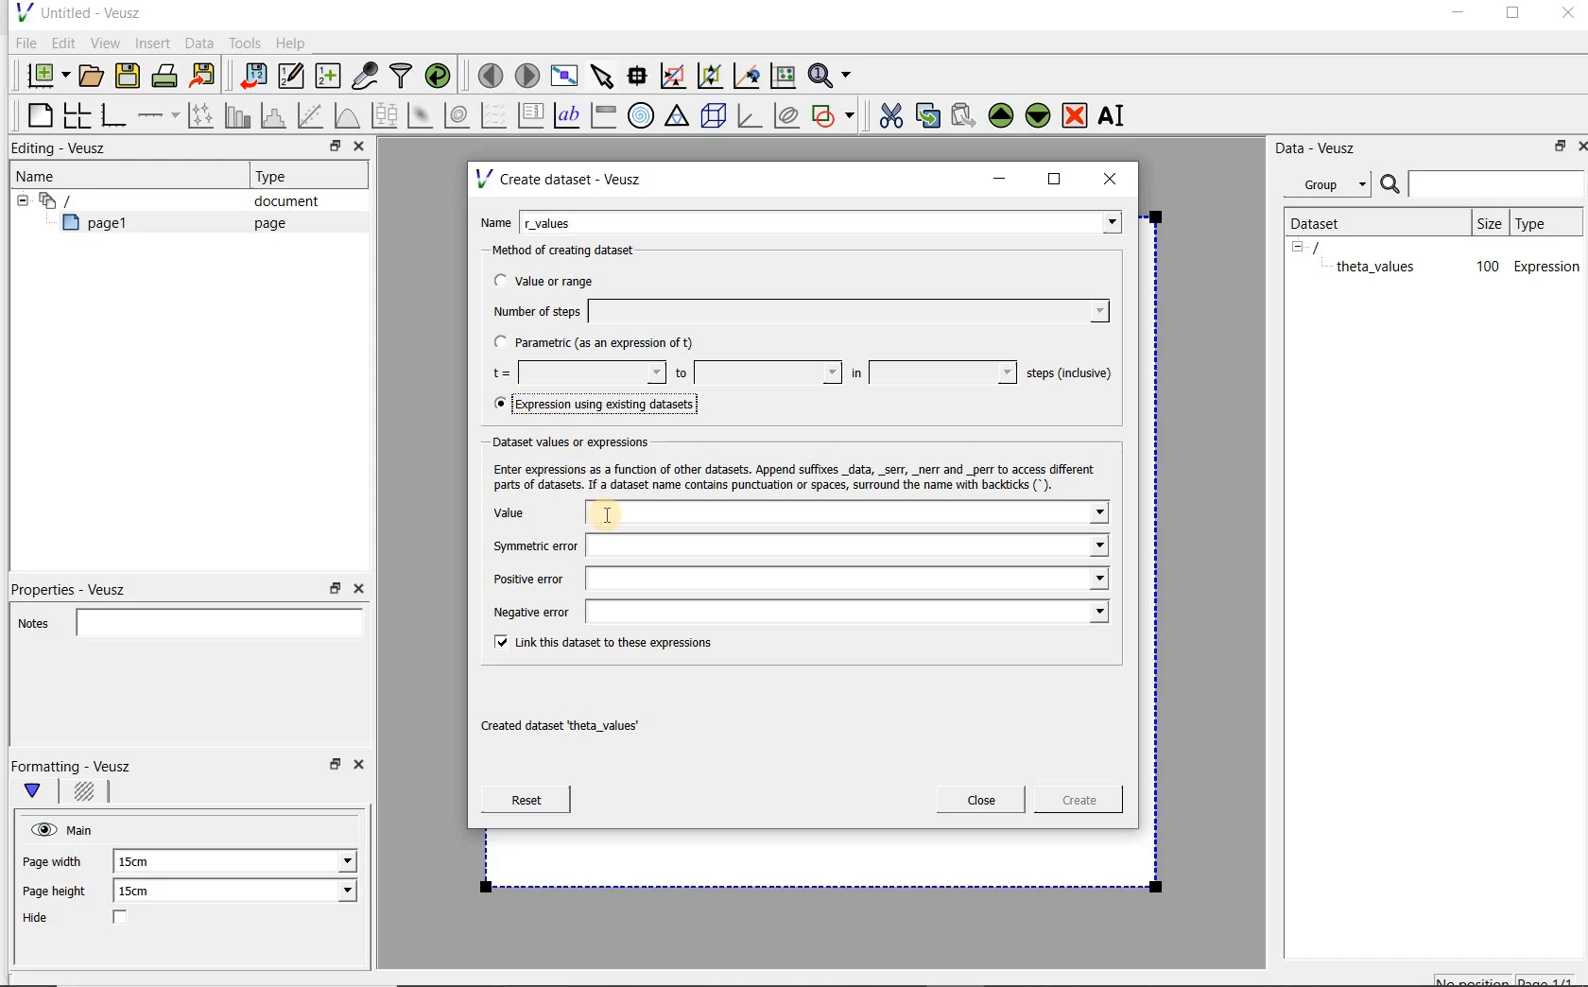 This screenshot has width=1588, height=987. What do you see at coordinates (1322, 147) in the screenshot?
I see `Data - Veusz` at bounding box center [1322, 147].